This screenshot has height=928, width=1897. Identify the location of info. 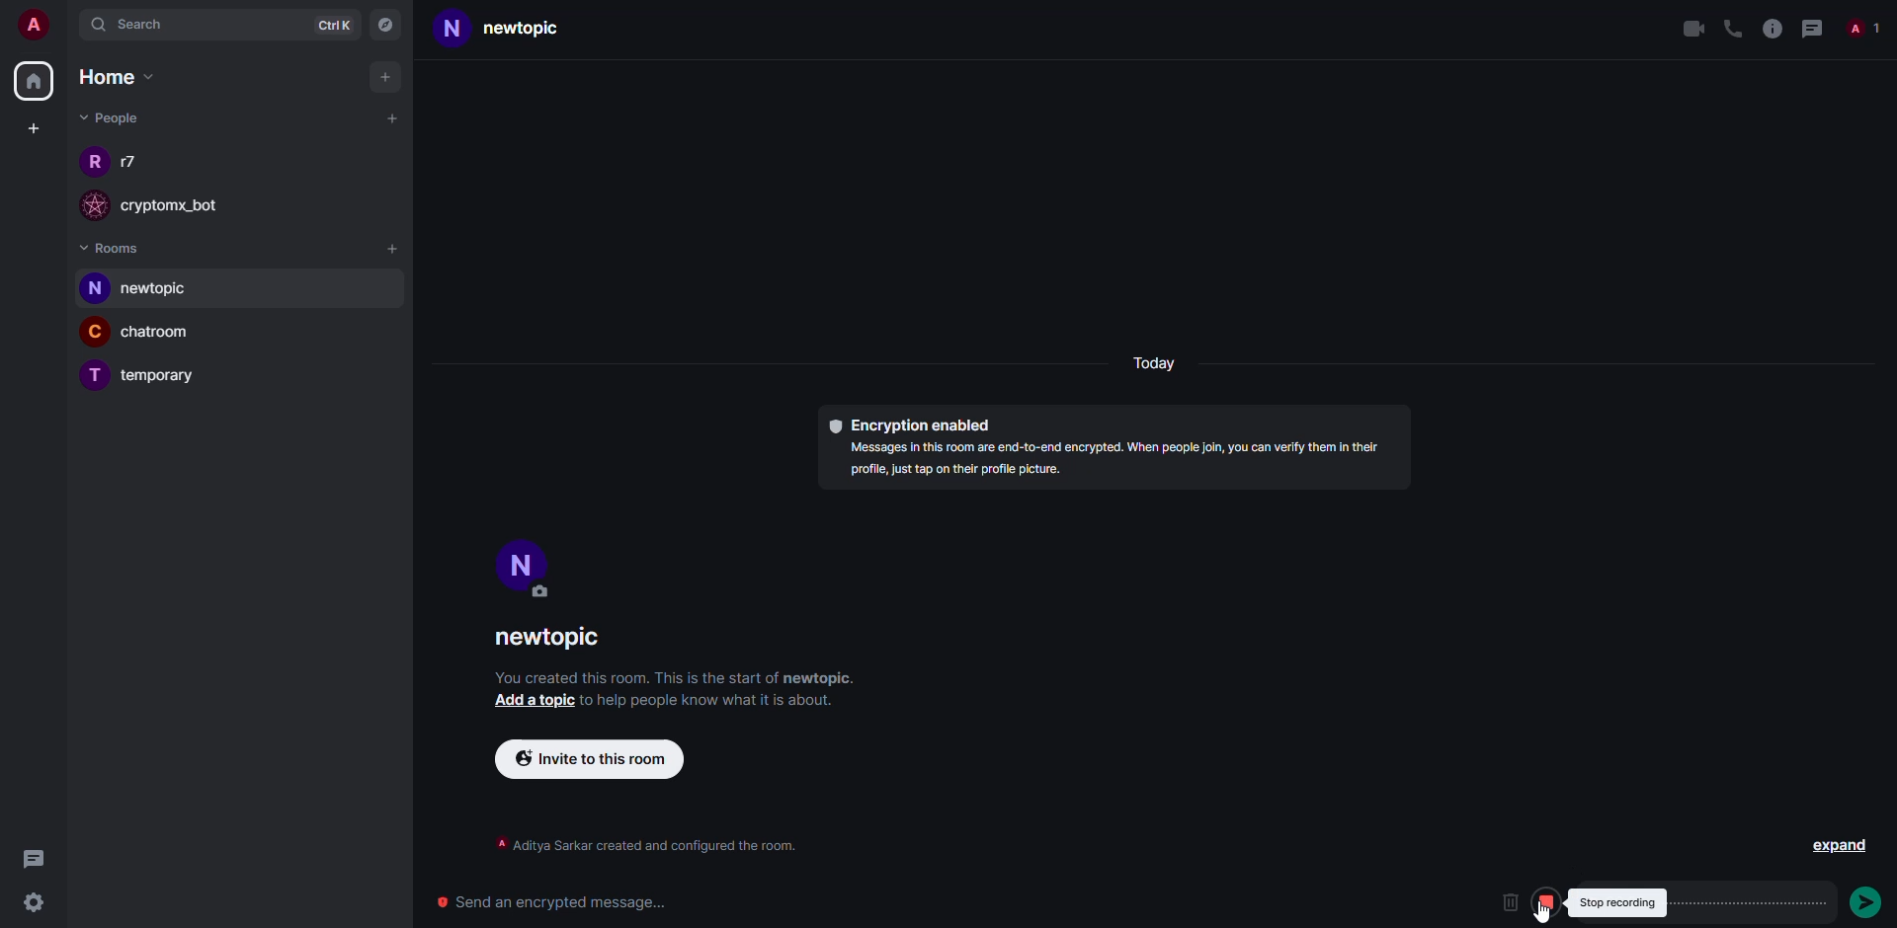
(713, 704).